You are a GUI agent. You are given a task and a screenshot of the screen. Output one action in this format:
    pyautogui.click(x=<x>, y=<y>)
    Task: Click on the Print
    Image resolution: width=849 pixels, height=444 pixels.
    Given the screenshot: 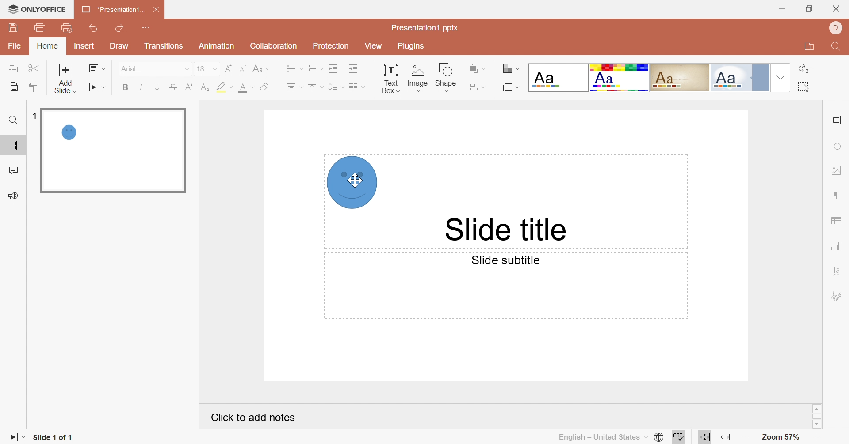 What is the action you would take?
    pyautogui.click(x=39, y=27)
    